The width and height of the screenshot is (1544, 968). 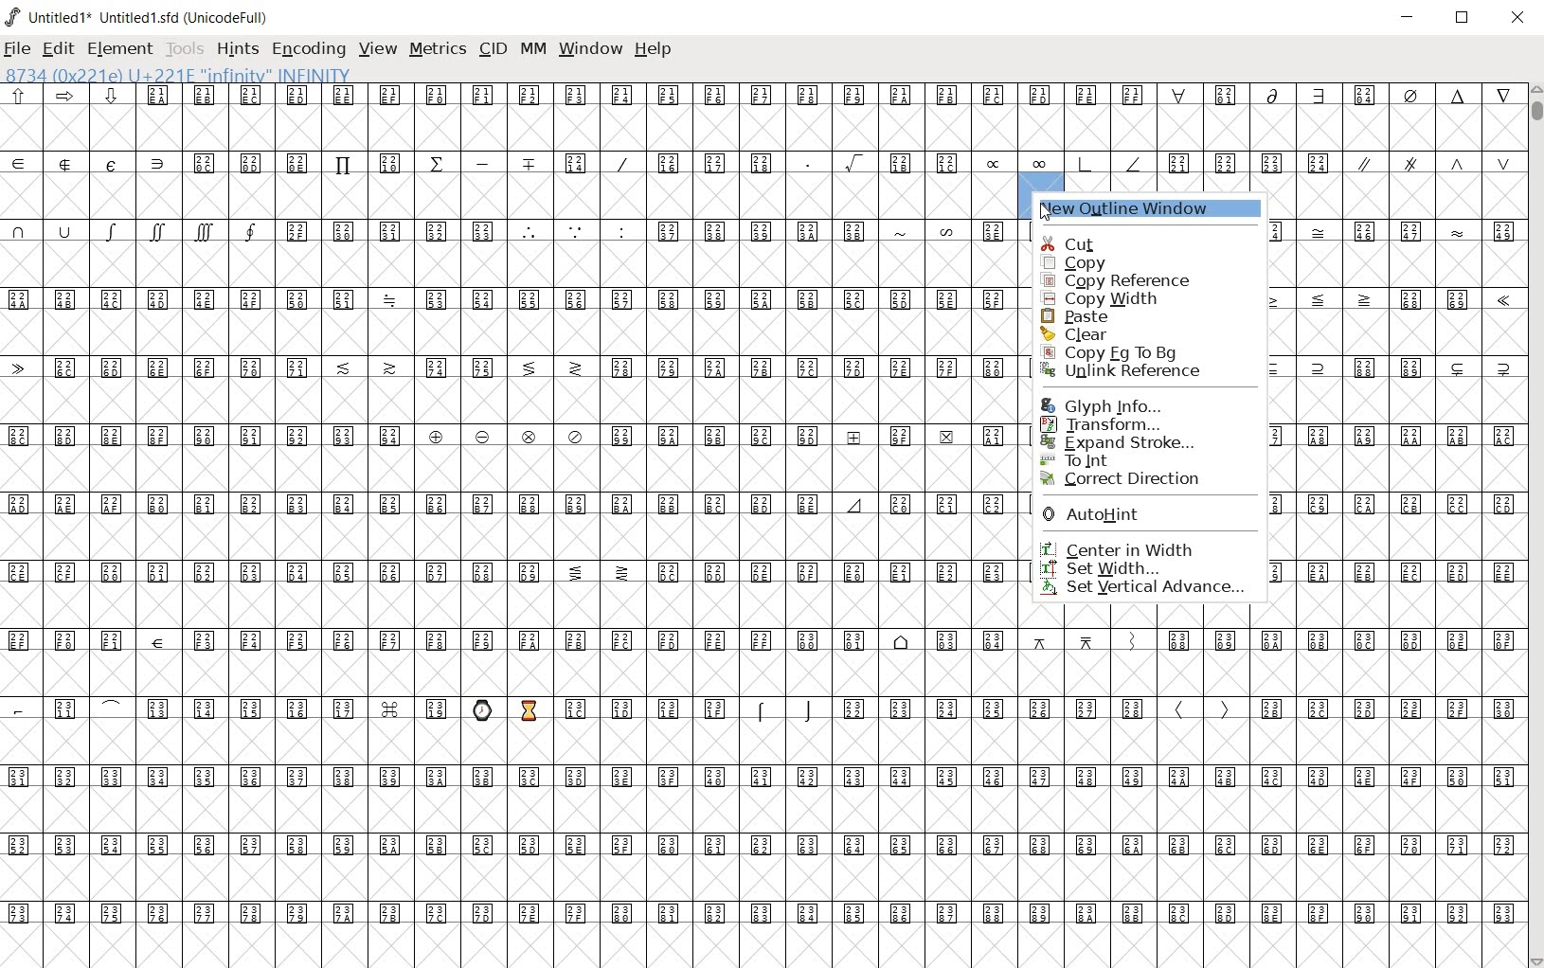 I want to click on Unicode code points, so click(x=1439, y=299).